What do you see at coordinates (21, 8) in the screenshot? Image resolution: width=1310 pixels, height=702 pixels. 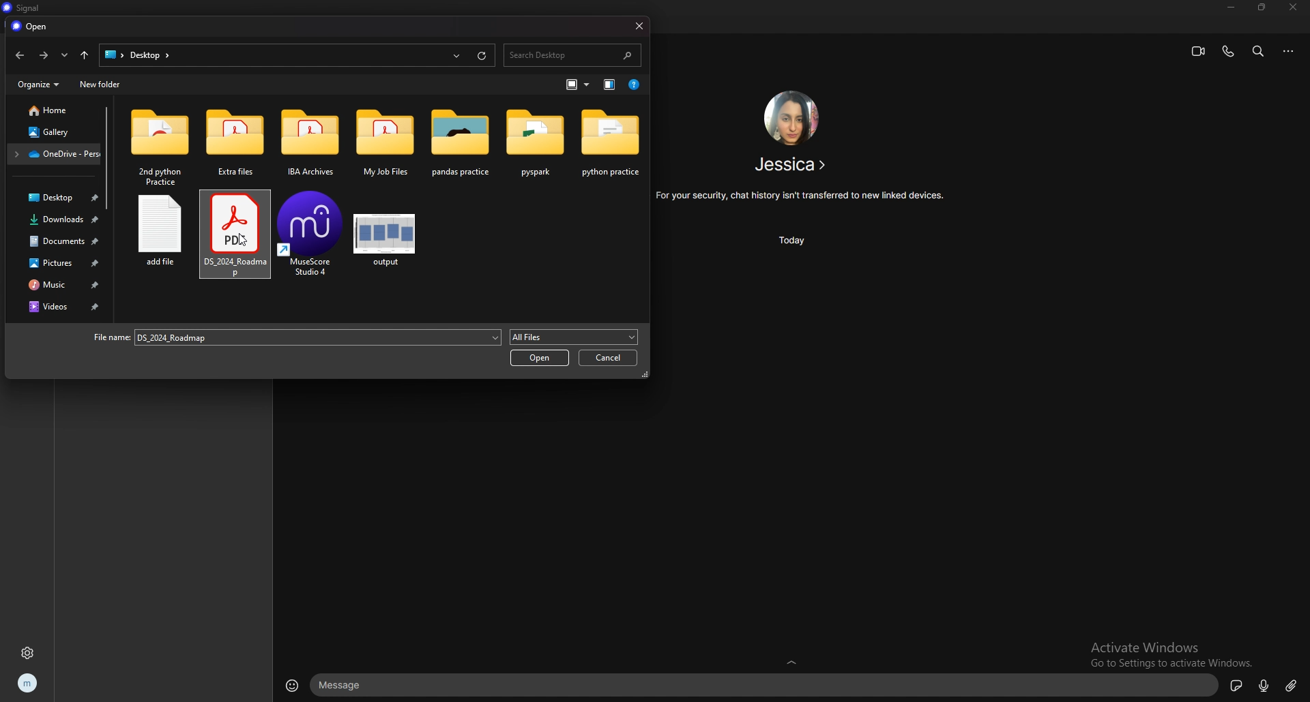 I see `signal` at bounding box center [21, 8].